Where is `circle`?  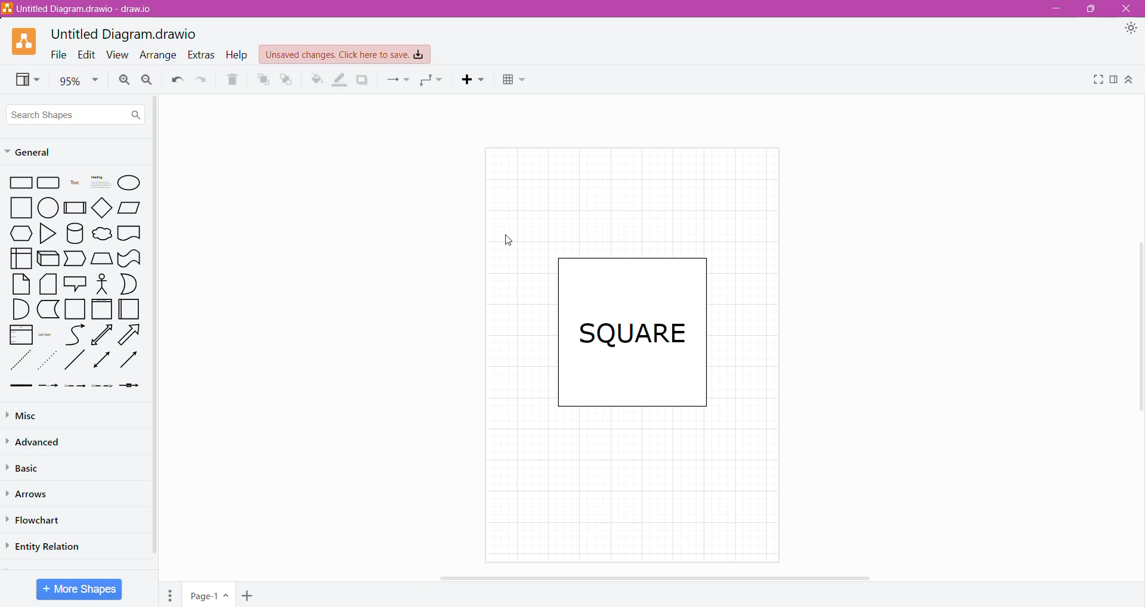 circle is located at coordinates (48, 206).